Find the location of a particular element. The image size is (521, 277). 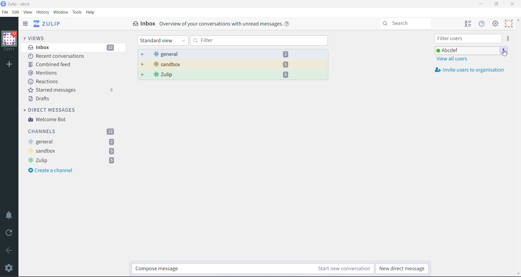

sandbox -unread  messages count is located at coordinates (71, 151).